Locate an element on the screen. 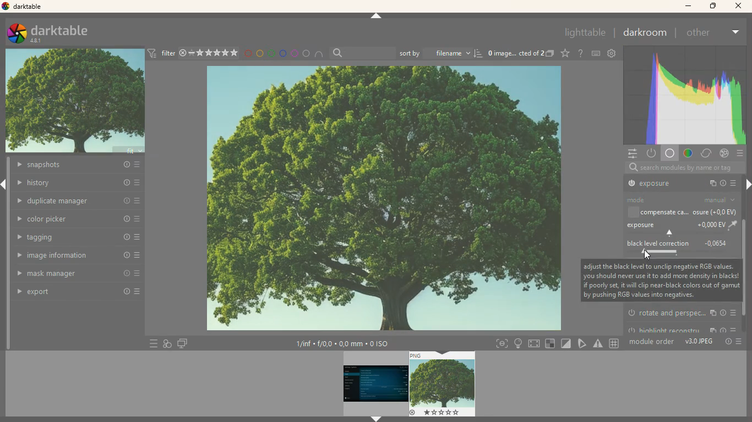 This screenshot has width=752, height=422. image information is located at coordinates (77, 256).